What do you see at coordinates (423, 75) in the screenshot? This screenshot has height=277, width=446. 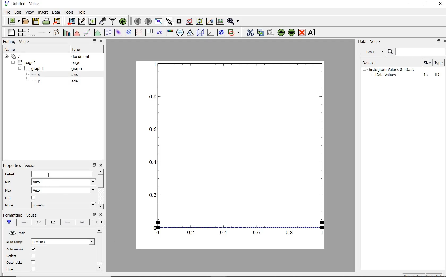 I see `13` at bounding box center [423, 75].